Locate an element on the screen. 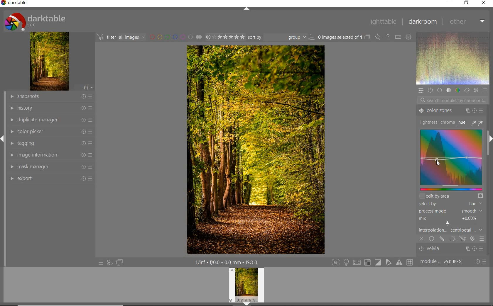 This screenshot has height=306, width=493. interpolation is located at coordinates (452, 231).